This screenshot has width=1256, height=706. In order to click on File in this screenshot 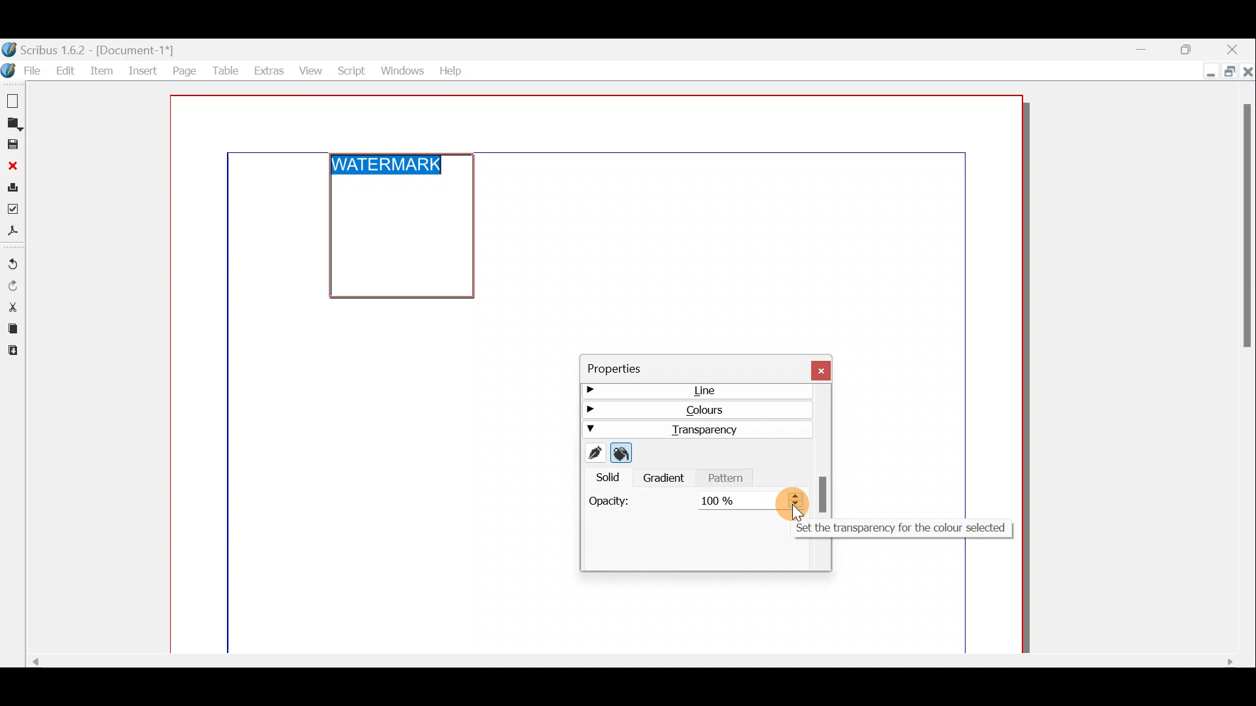, I will do `click(24, 70)`.